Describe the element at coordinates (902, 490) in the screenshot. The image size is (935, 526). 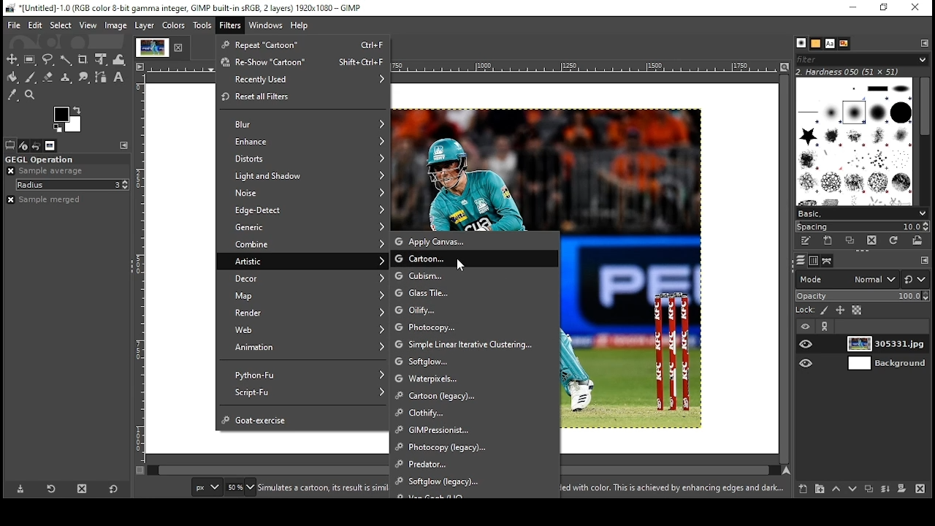
I see `add mask` at that location.